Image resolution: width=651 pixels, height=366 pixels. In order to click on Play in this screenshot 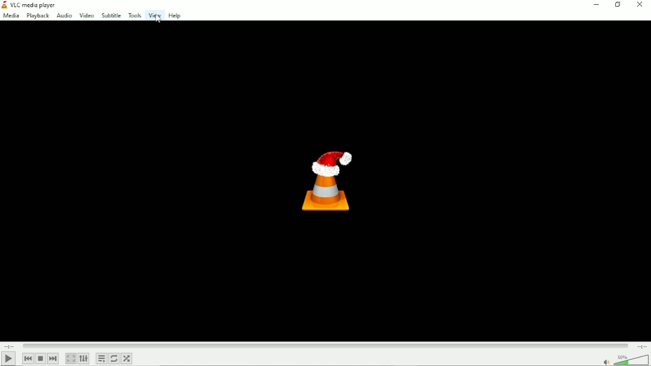, I will do `click(8, 359)`.